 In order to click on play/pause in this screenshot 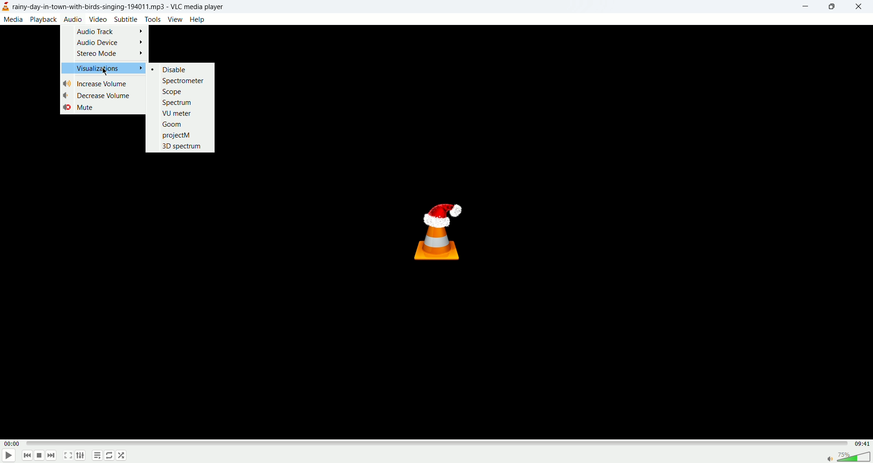, I will do `click(9, 456)`.